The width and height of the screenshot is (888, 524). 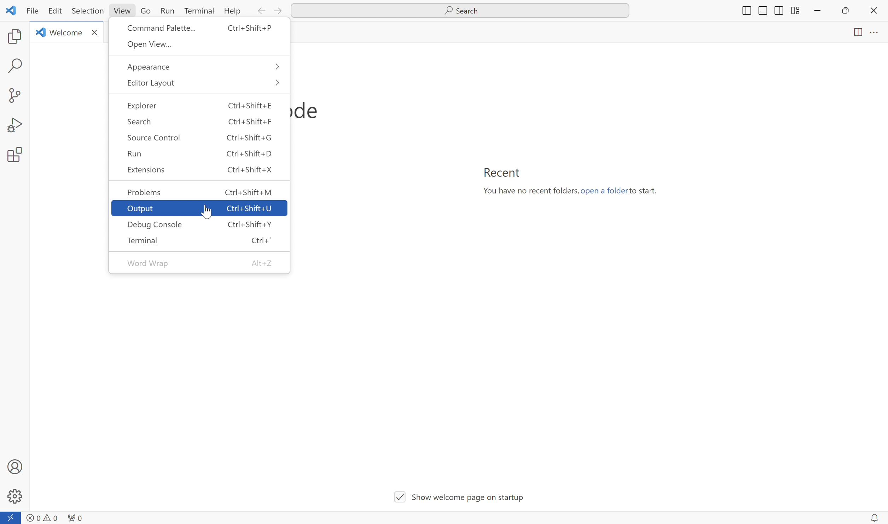 What do you see at coordinates (877, 35) in the screenshot?
I see `menu` at bounding box center [877, 35].